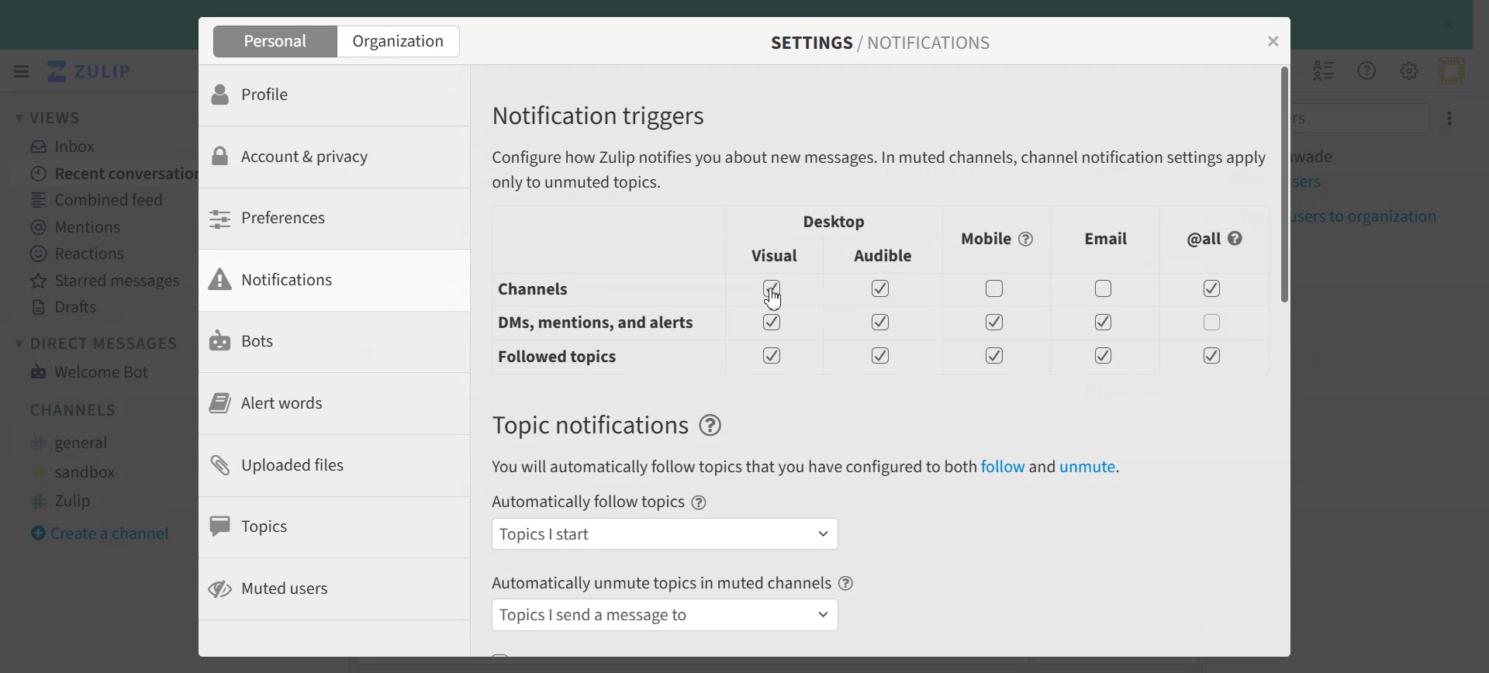 This screenshot has height=673, width=1489. I want to click on Drafts, so click(104, 307).